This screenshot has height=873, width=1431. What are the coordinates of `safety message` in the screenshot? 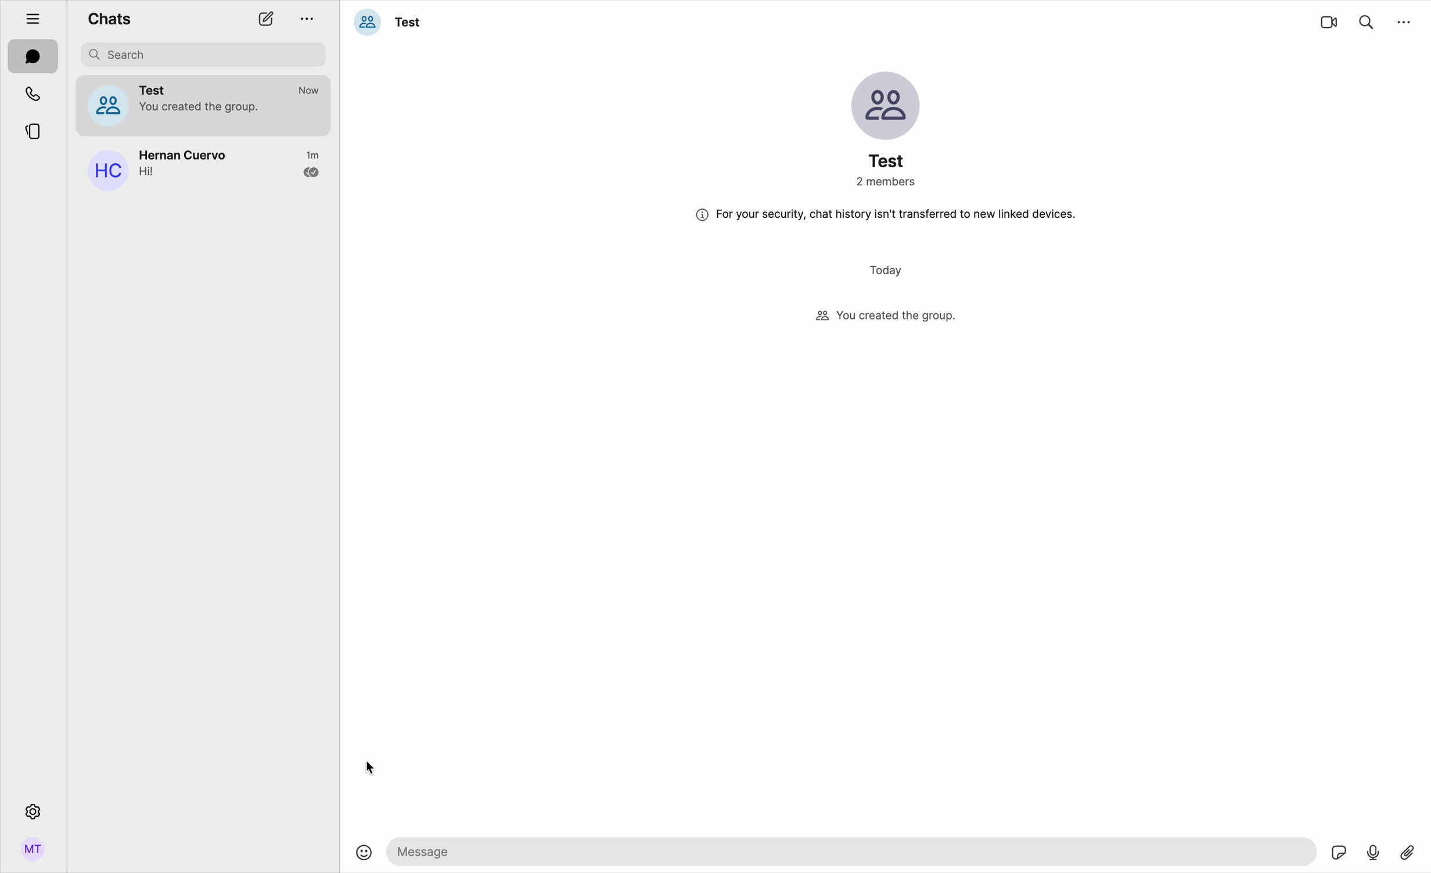 It's located at (883, 215).